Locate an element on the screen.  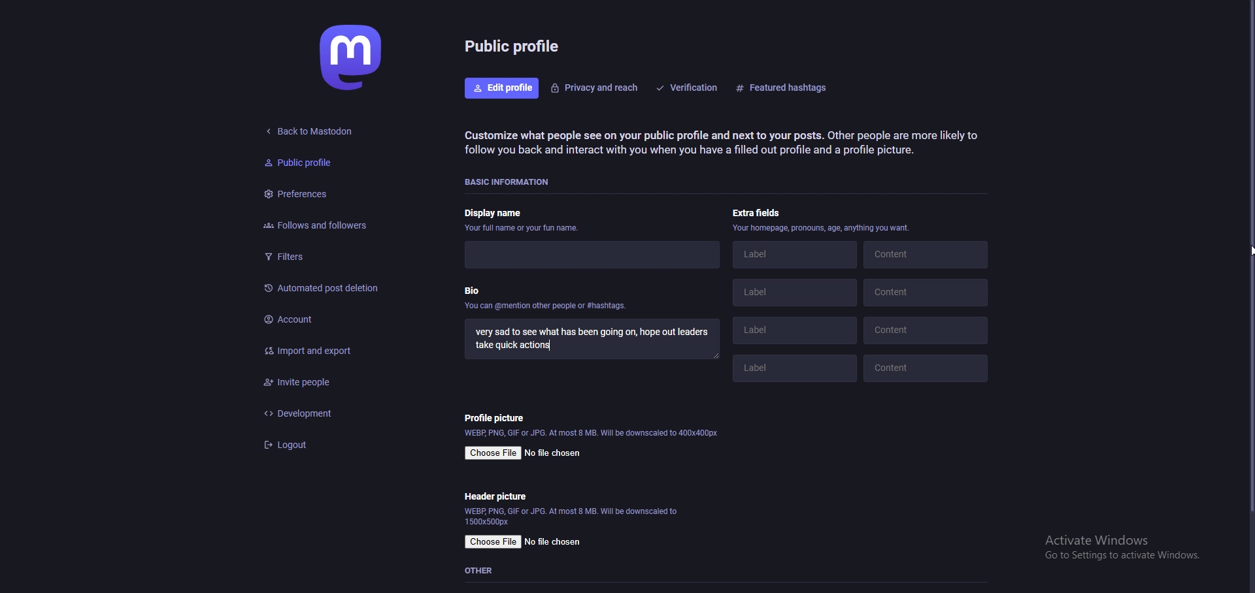
basic info is located at coordinates (510, 183).